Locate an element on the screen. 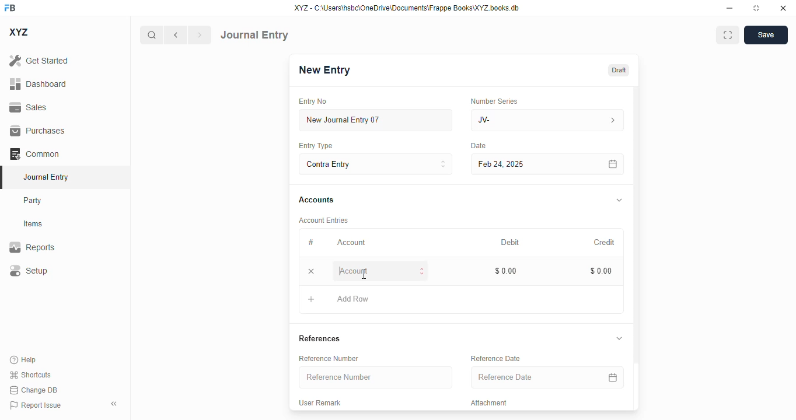 The width and height of the screenshot is (796, 420). reference date is located at coordinates (525, 377).